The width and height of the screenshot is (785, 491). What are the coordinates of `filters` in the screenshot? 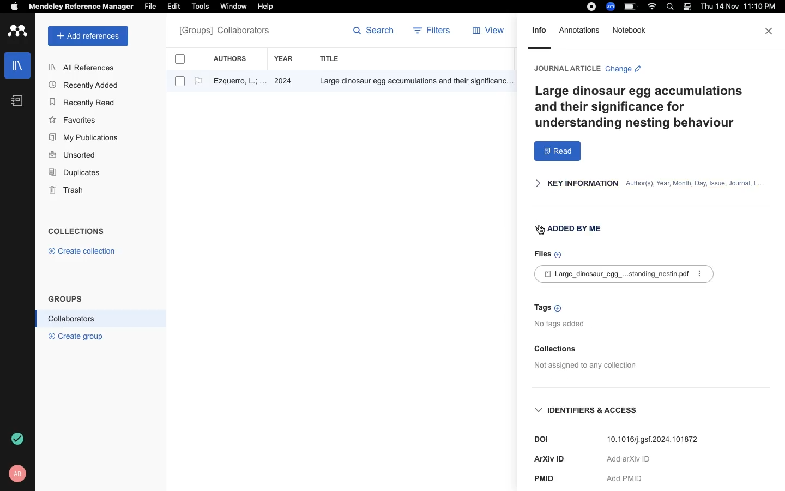 It's located at (433, 32).